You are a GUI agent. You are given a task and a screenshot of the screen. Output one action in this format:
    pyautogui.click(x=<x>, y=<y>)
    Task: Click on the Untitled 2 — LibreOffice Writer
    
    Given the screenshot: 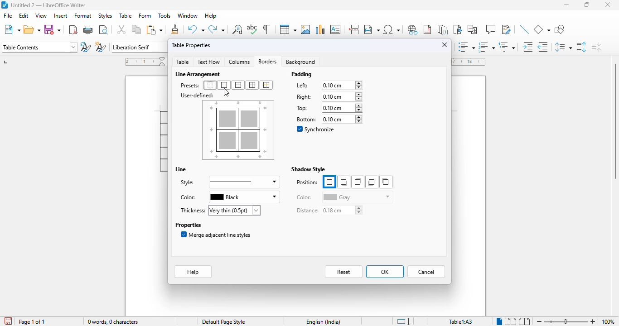 What is the action you would take?
    pyautogui.click(x=50, y=5)
    